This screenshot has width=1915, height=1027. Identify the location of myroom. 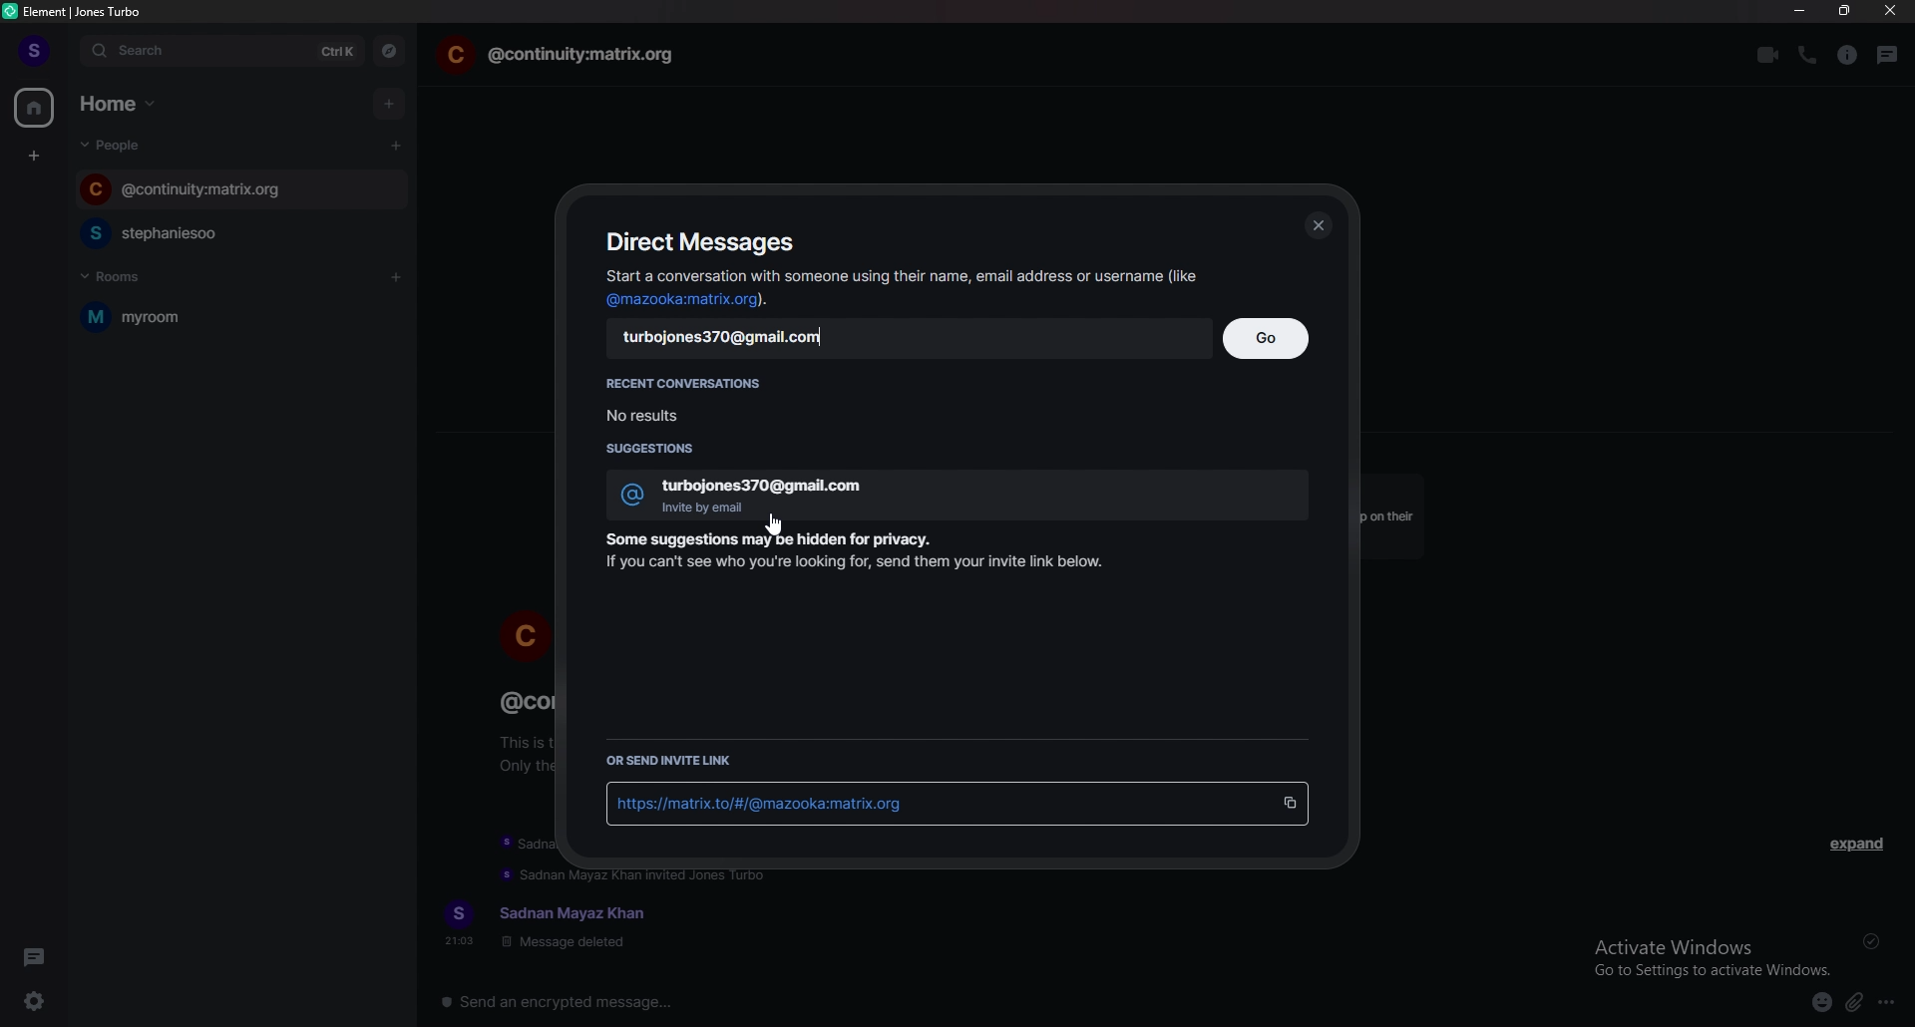
(193, 317).